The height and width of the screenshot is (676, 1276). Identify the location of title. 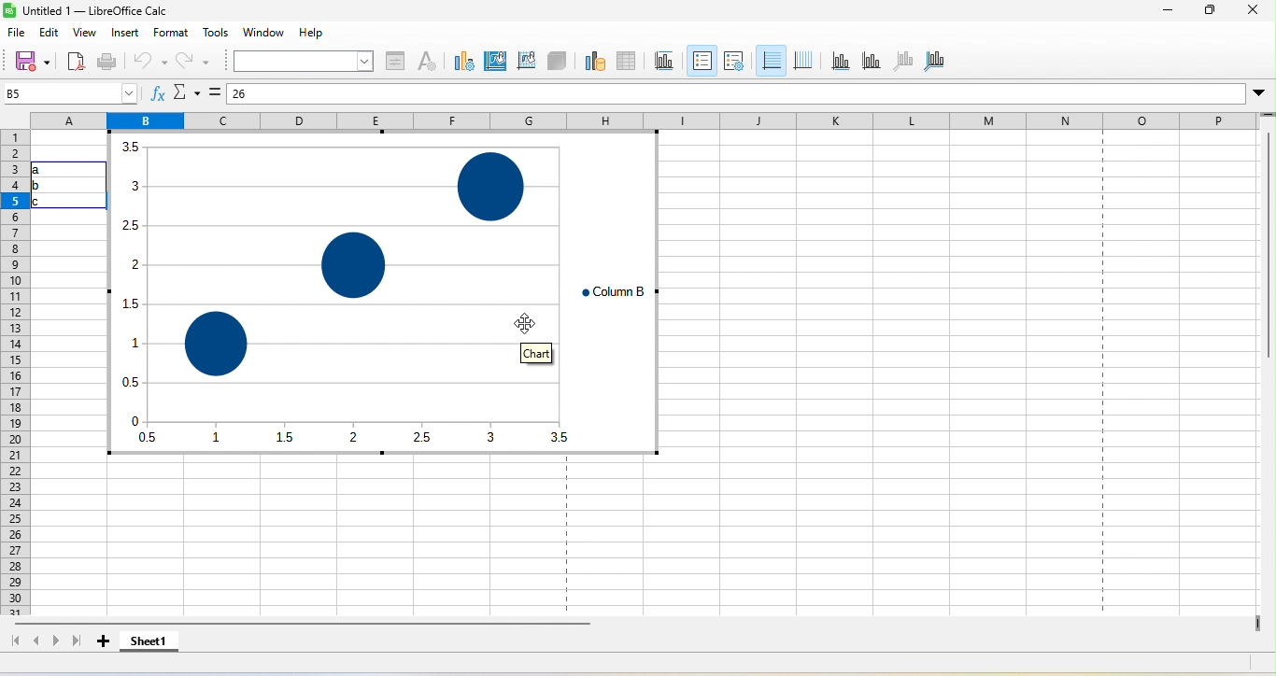
(90, 11).